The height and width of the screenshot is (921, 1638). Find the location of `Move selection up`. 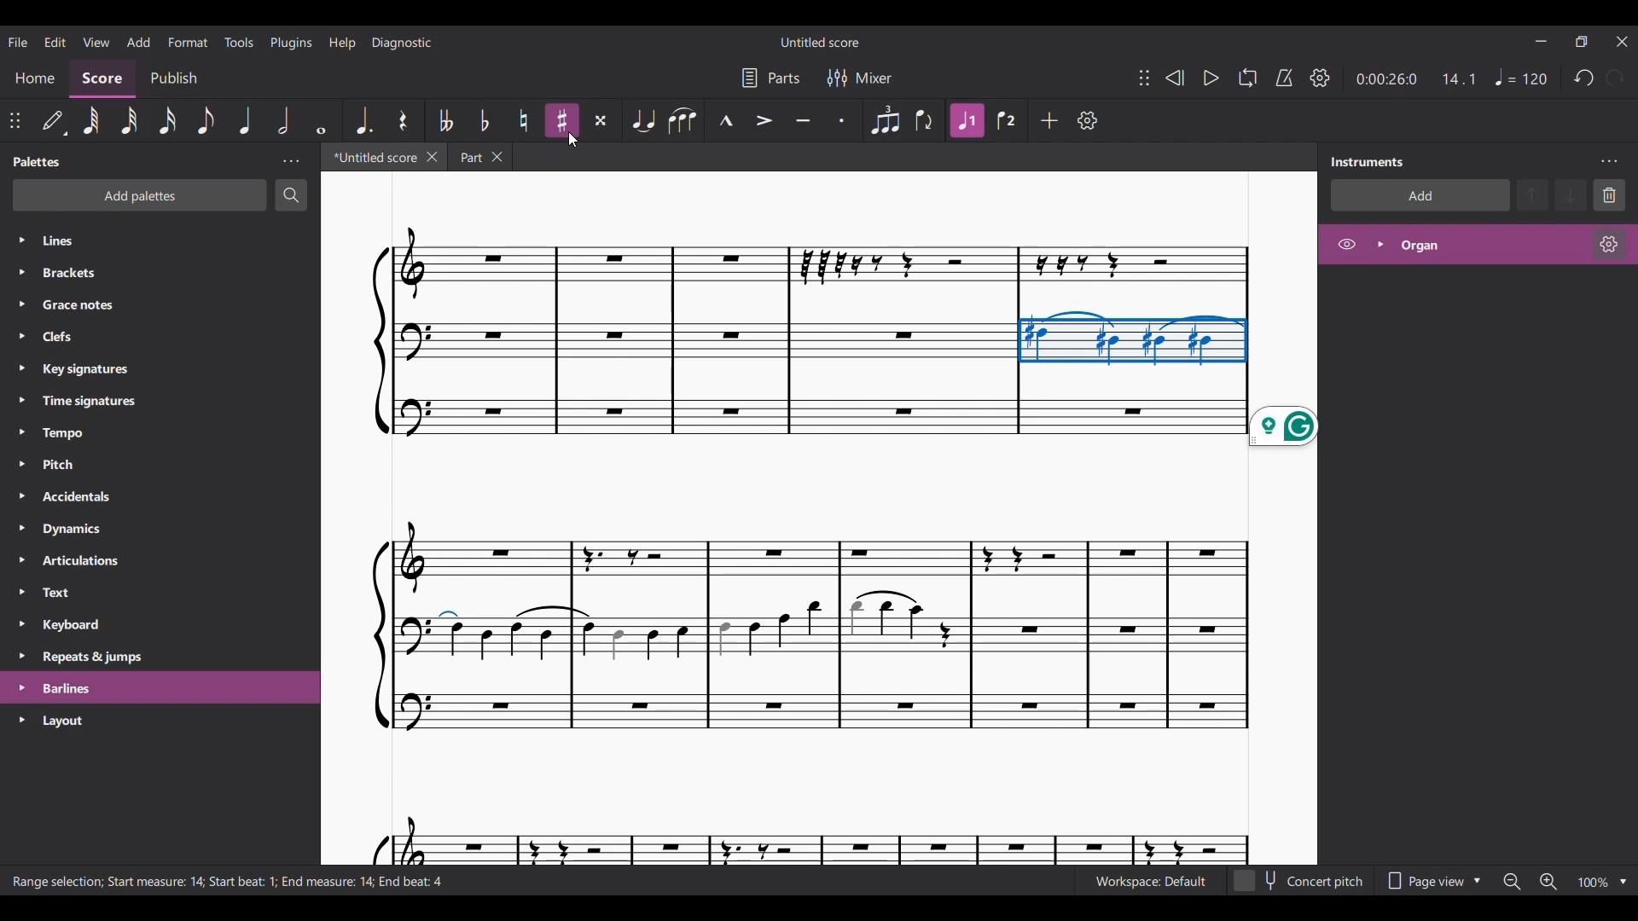

Move selection up is located at coordinates (1532, 195).